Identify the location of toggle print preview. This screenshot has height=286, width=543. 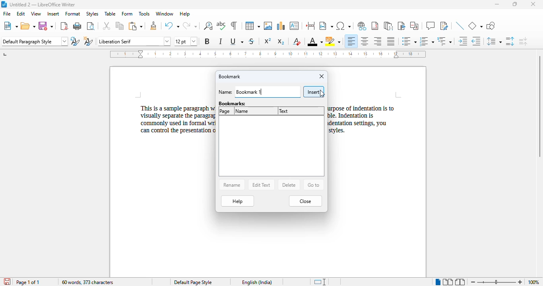
(91, 26).